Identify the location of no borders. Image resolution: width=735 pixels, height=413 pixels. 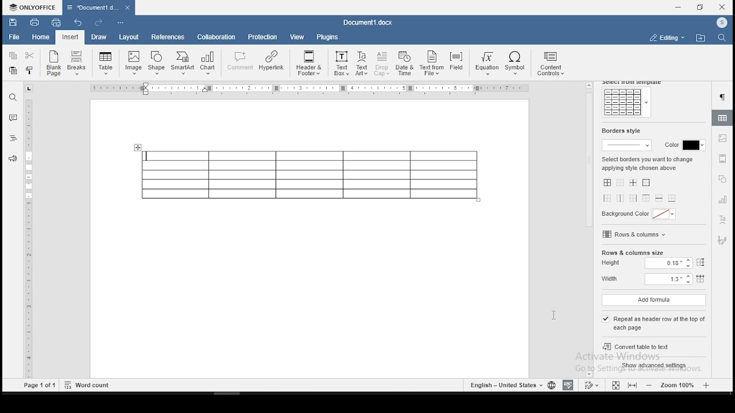
(621, 184).